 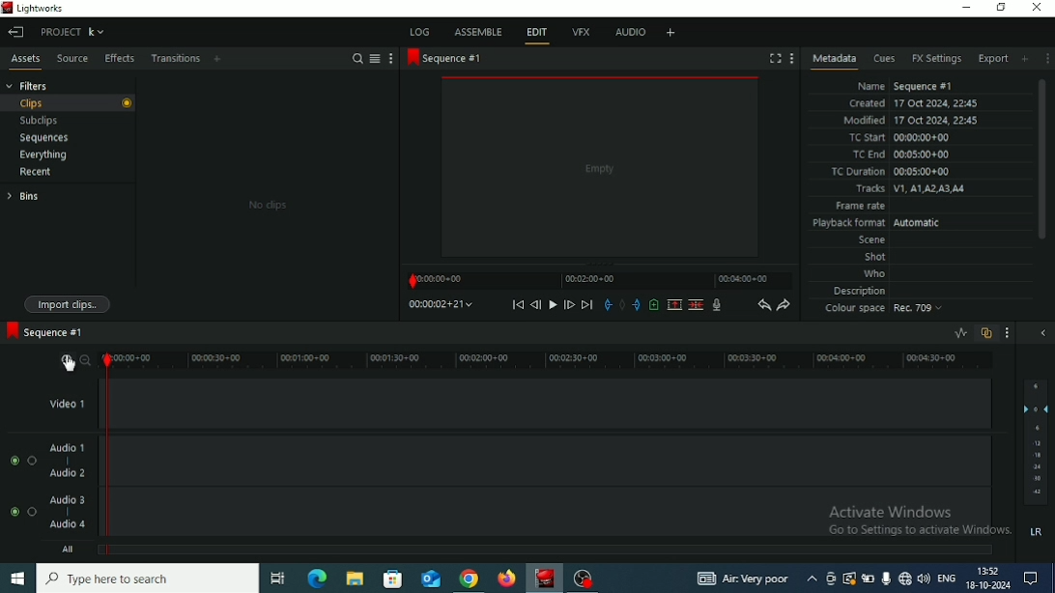 What do you see at coordinates (41, 8) in the screenshot?
I see `Lightworks` at bounding box center [41, 8].